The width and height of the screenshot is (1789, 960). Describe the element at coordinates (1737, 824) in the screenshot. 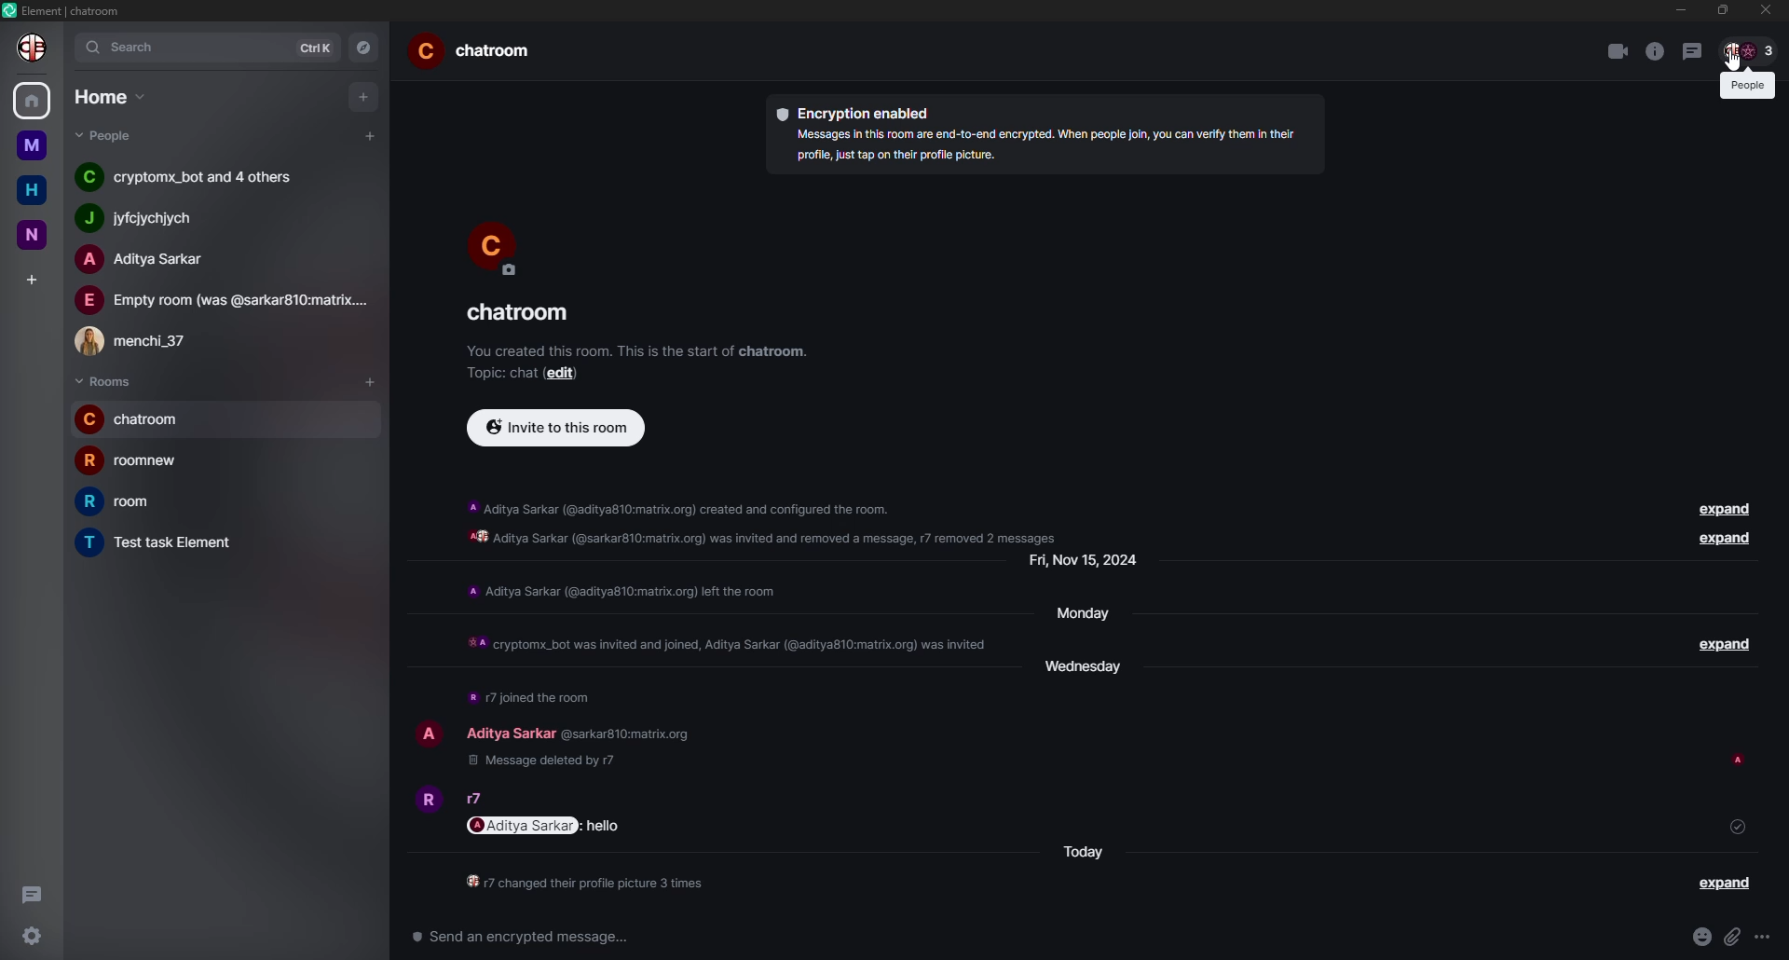

I see `sent` at that location.